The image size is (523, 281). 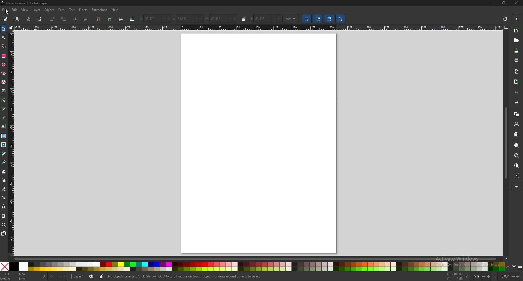 I want to click on zoom, so click(x=4, y=225).